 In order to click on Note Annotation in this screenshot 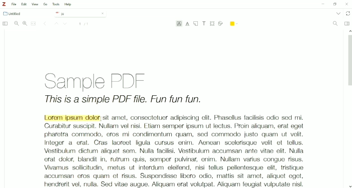, I will do `click(196, 24)`.